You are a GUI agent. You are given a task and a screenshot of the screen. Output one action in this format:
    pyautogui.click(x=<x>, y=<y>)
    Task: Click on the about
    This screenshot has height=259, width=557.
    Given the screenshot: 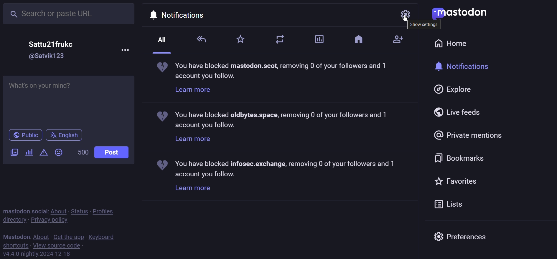 What is the action you would take?
    pyautogui.click(x=57, y=210)
    